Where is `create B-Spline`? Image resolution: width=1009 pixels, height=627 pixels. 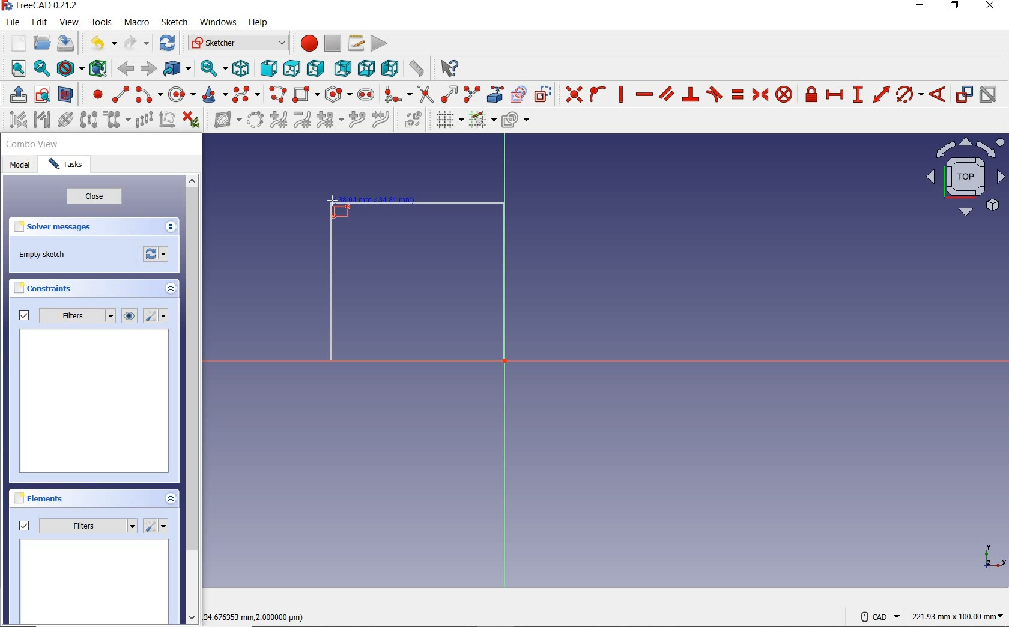
create B-Spline is located at coordinates (247, 95).